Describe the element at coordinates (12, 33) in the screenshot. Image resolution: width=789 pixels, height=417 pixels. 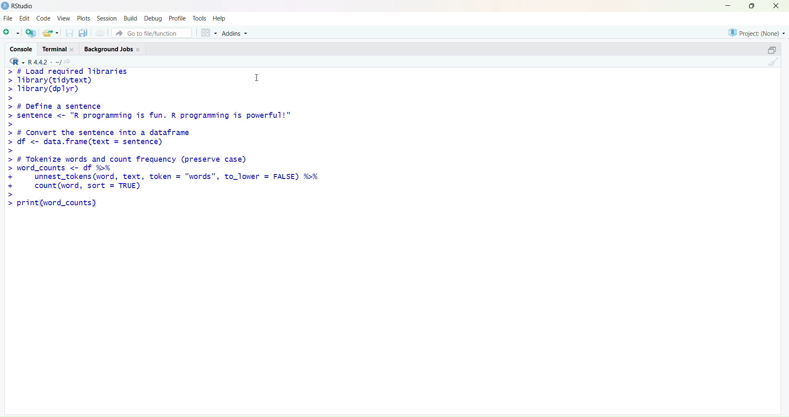
I see `new script` at that location.